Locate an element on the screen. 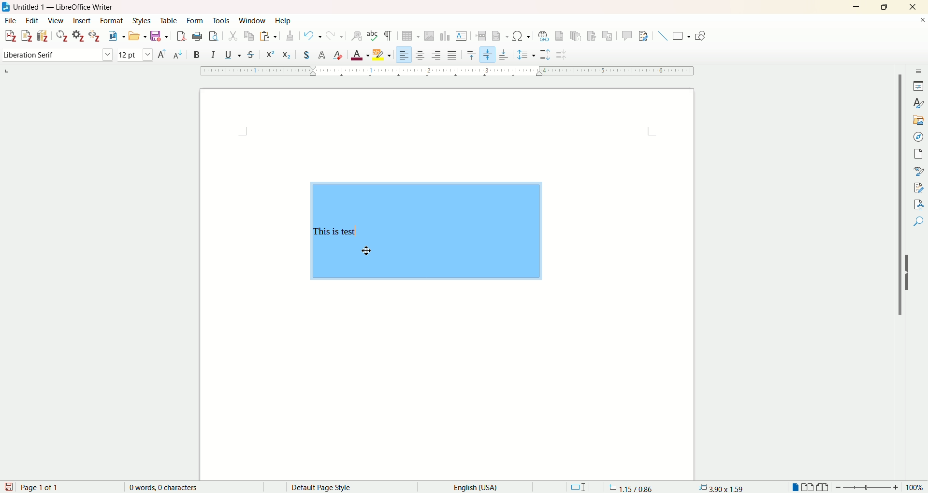 The height and width of the screenshot is (493, 928). insert image is located at coordinates (431, 36).